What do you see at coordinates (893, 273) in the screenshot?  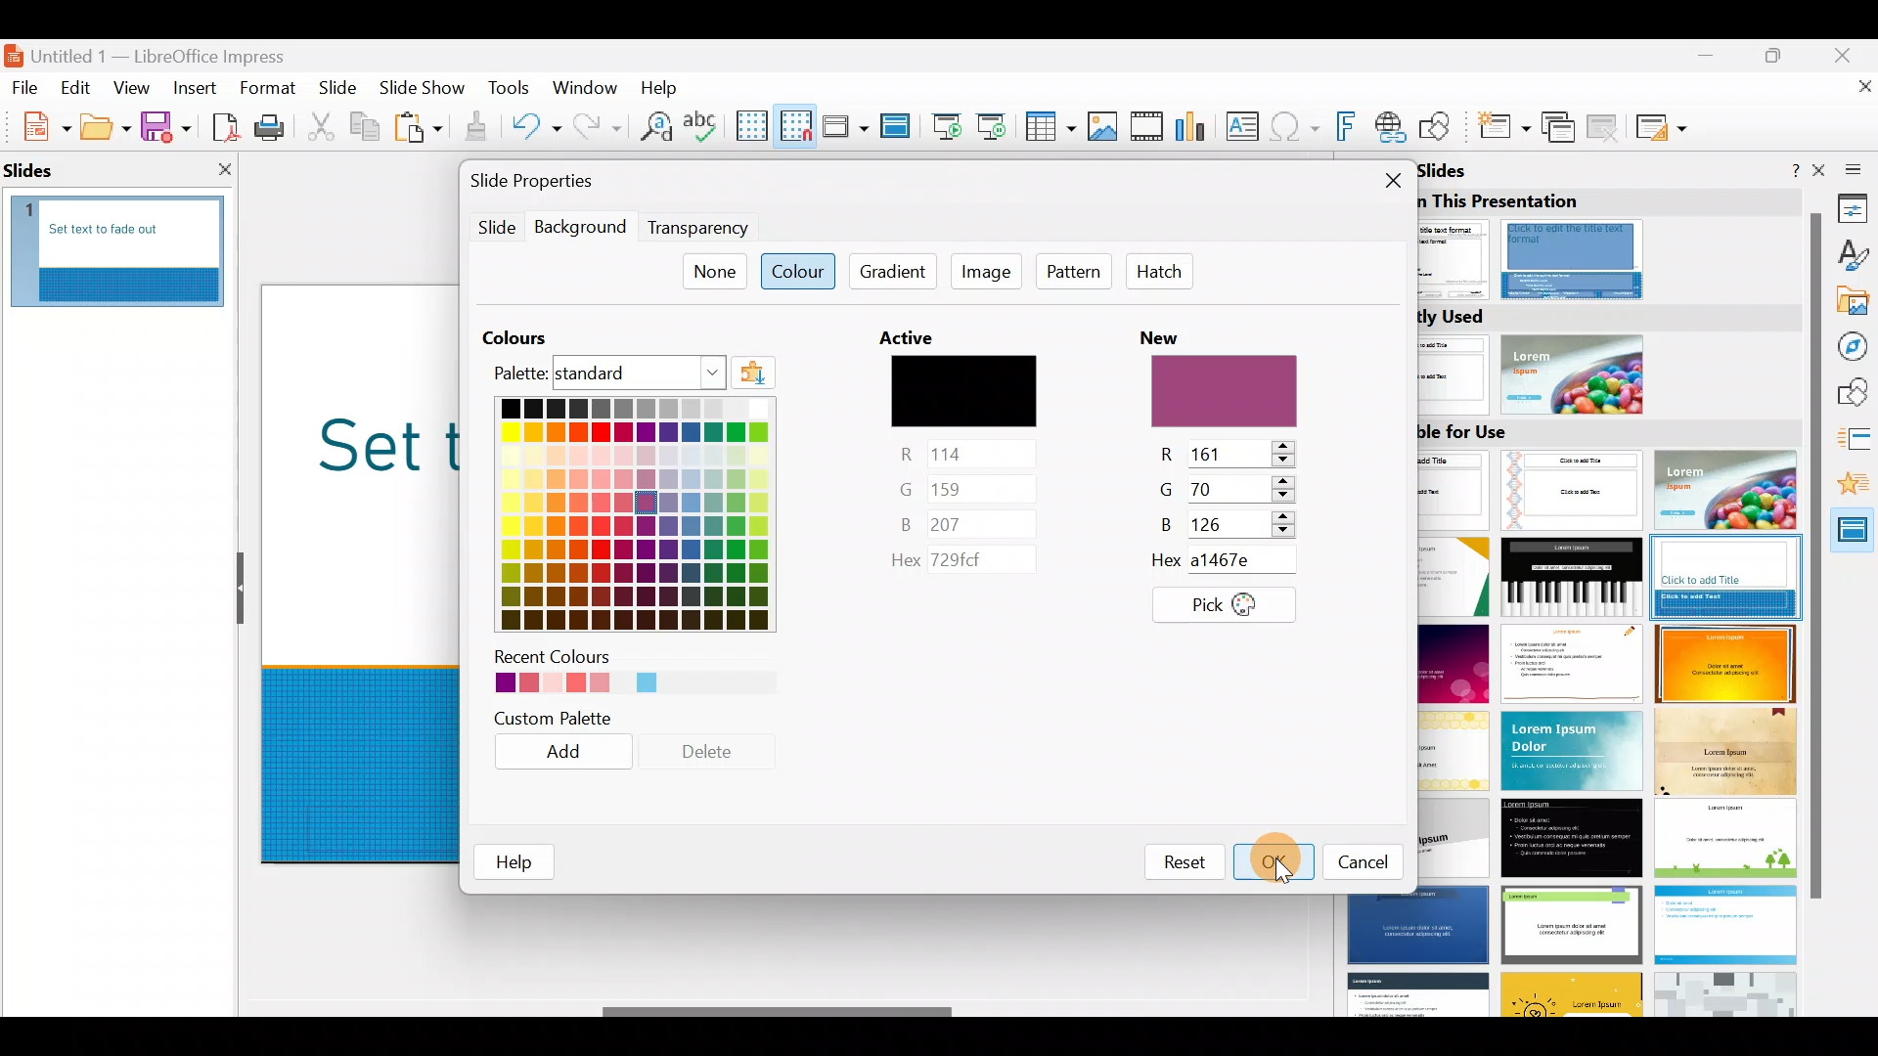 I see `Gradient` at bounding box center [893, 273].